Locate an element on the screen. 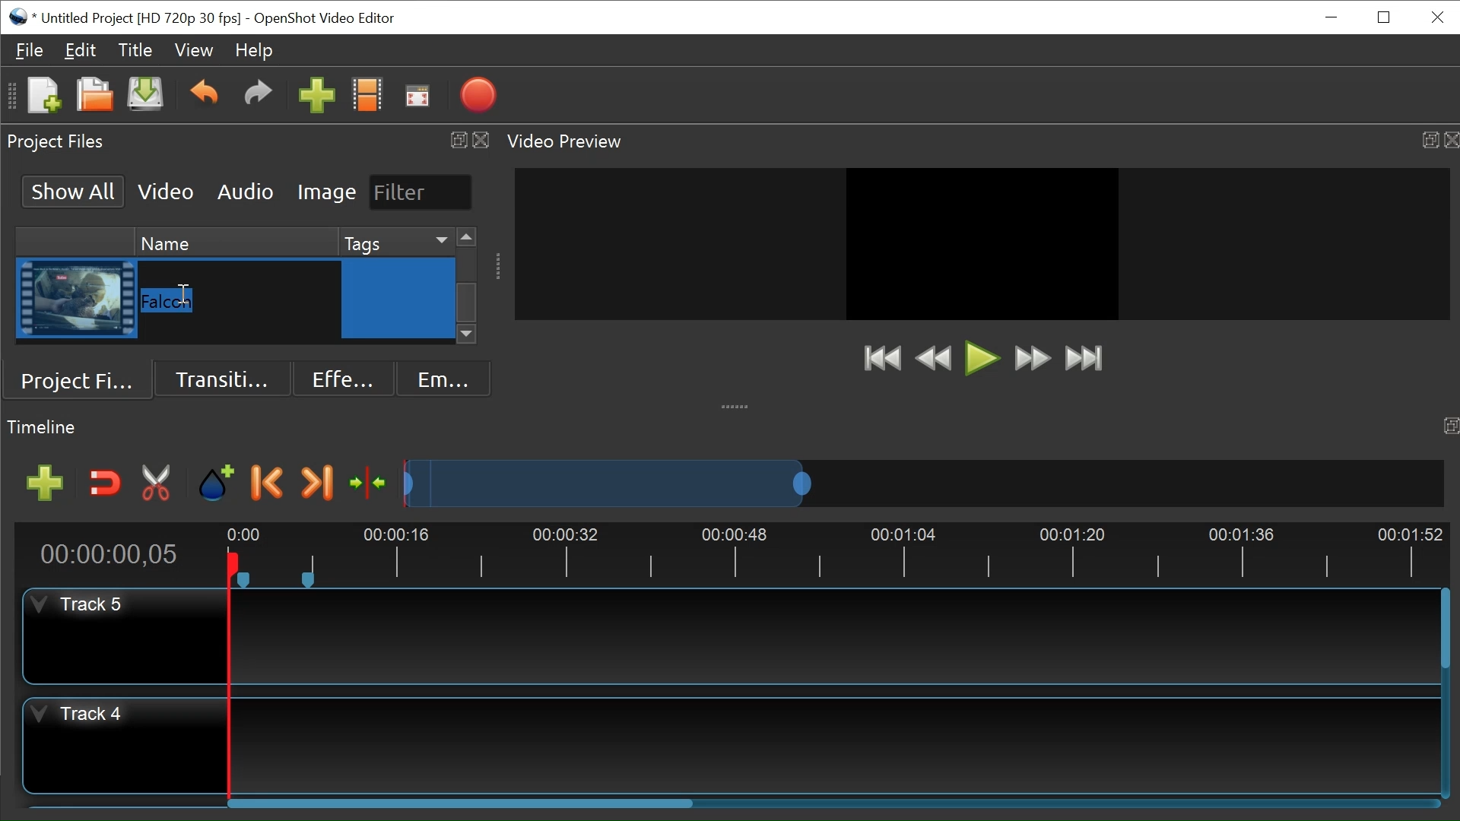 Image resolution: width=1460 pixels, height=821 pixels. Razor is located at coordinates (157, 483).